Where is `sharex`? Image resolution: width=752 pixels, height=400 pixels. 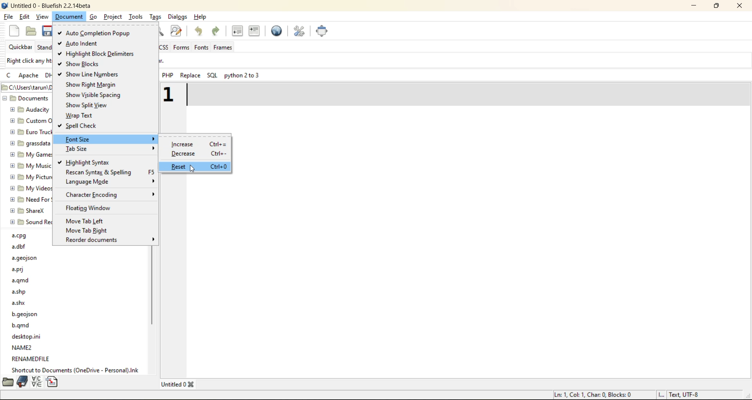
sharex is located at coordinates (28, 211).